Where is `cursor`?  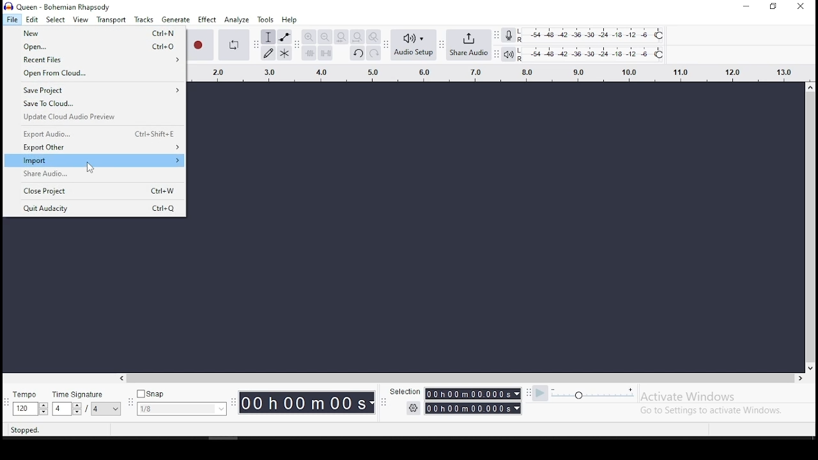 cursor is located at coordinates (89, 167).